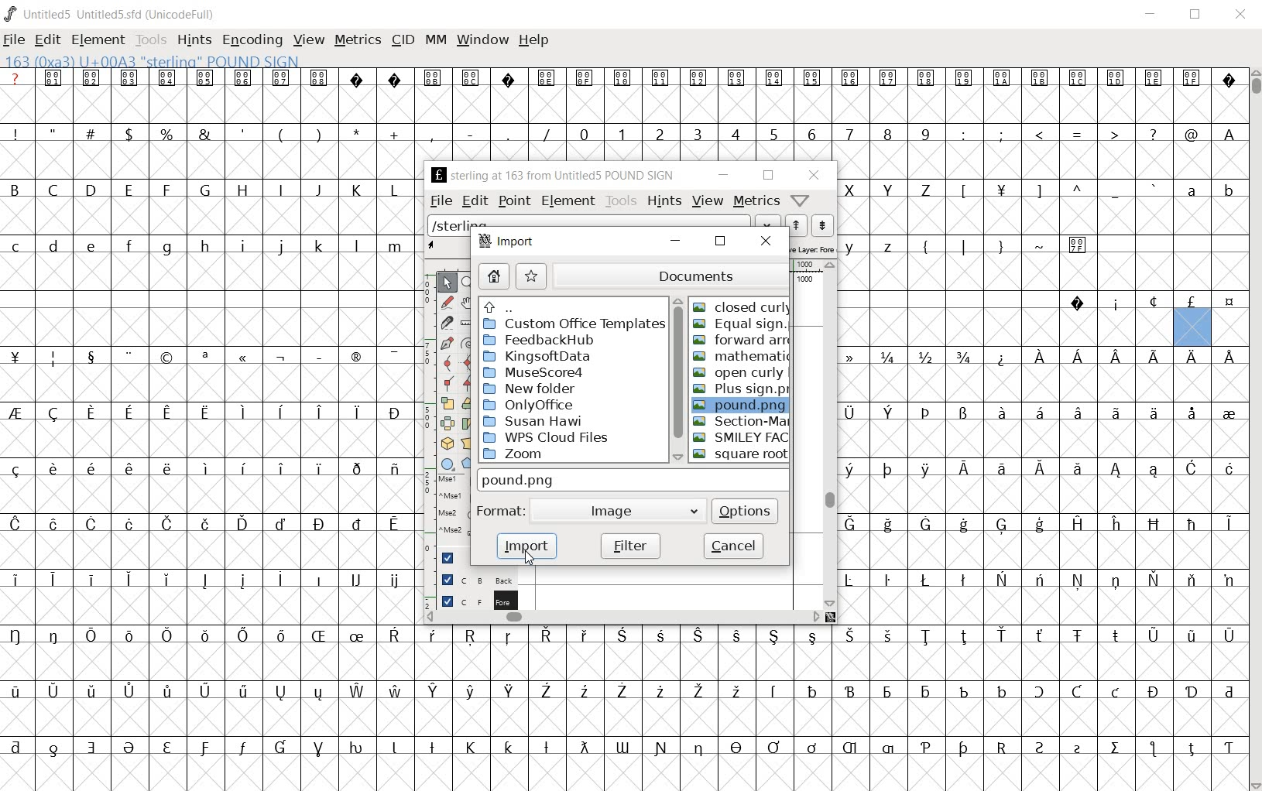 This screenshot has width=1262, height=791. Describe the element at coordinates (1155, 472) in the screenshot. I see `Symbol` at that location.